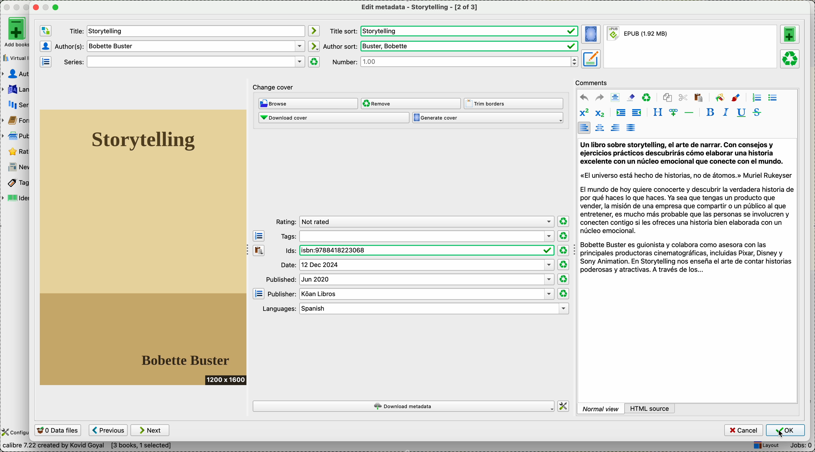 The height and width of the screenshot is (452, 815). What do you see at coordinates (414, 222) in the screenshot?
I see `rating` at bounding box center [414, 222].